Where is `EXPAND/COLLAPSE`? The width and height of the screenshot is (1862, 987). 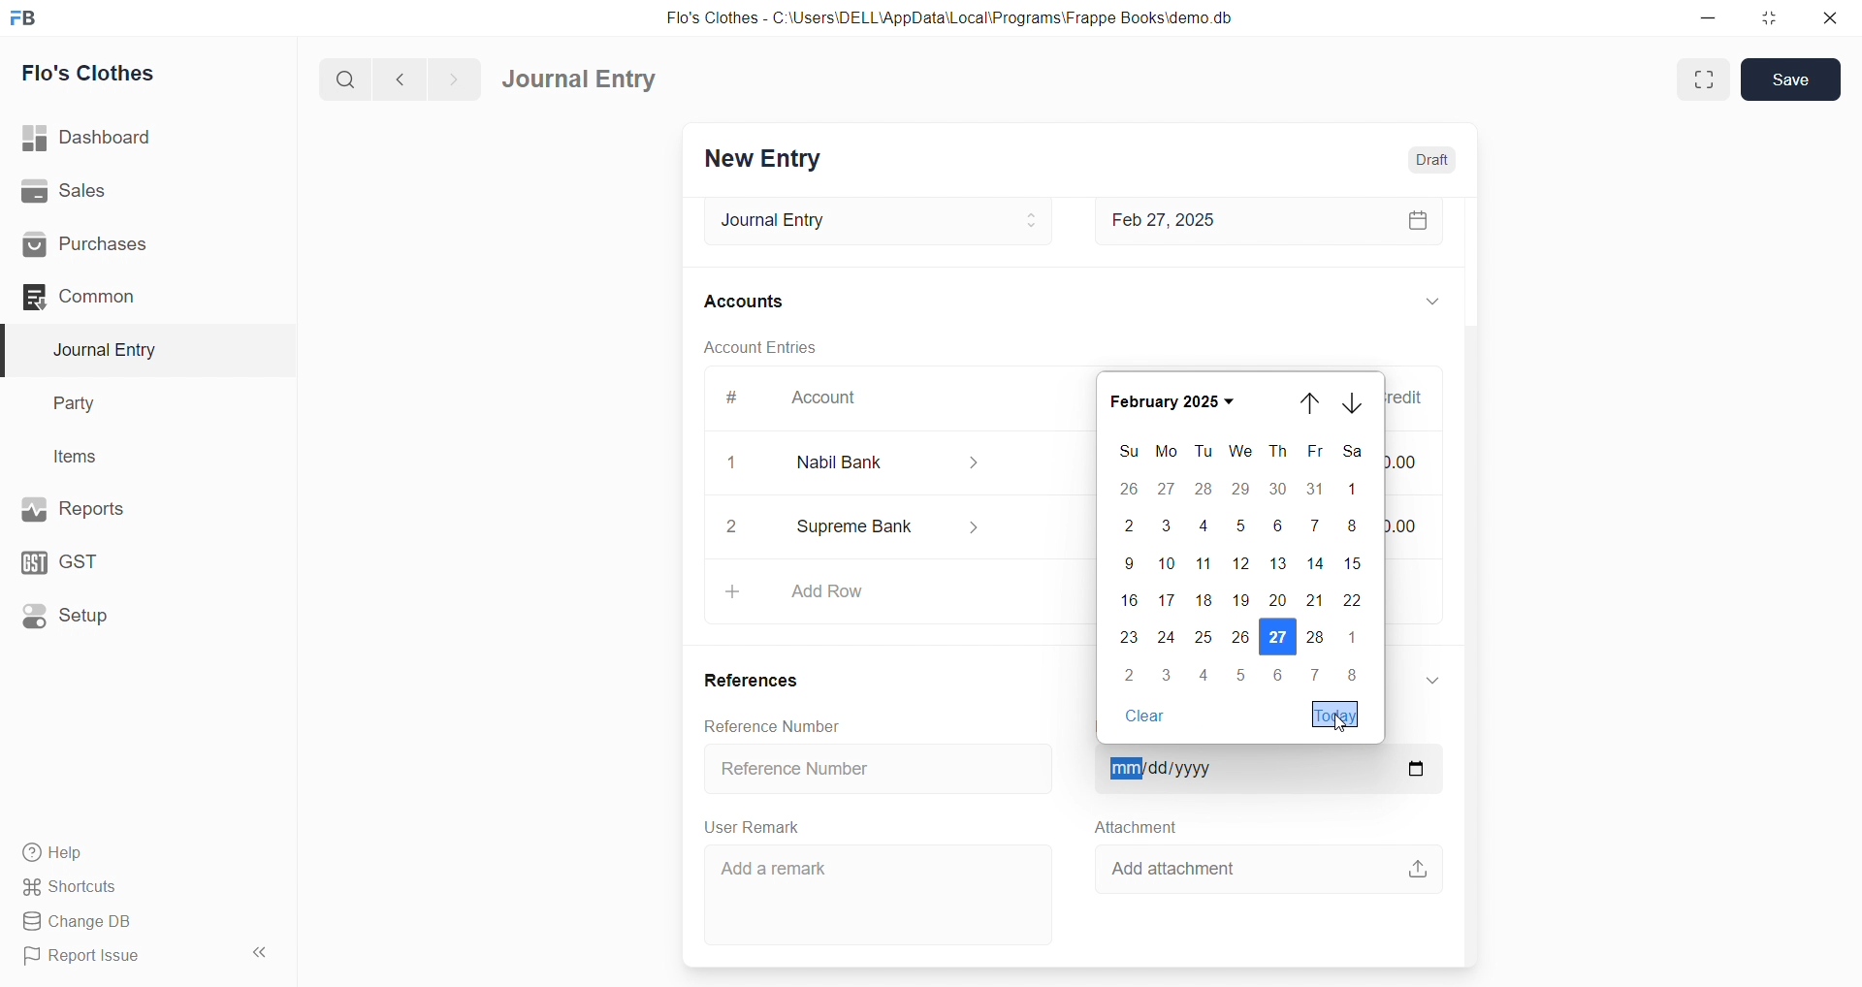 EXPAND/COLLAPSE is located at coordinates (1433, 681).